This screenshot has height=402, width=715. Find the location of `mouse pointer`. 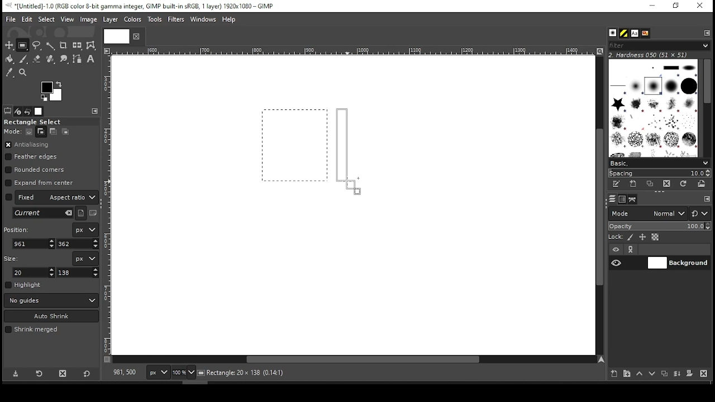

mouse pointer is located at coordinates (352, 186).